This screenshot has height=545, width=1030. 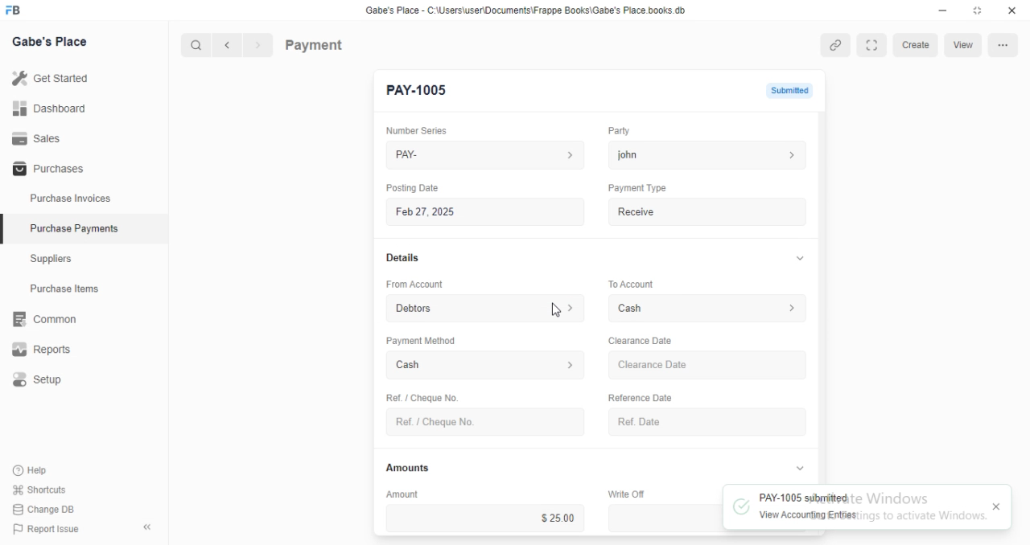 What do you see at coordinates (73, 228) in the screenshot?
I see `Purchase Payments` at bounding box center [73, 228].